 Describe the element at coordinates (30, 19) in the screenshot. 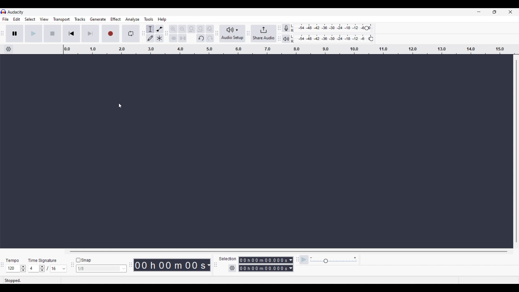

I see `Select menu` at that location.